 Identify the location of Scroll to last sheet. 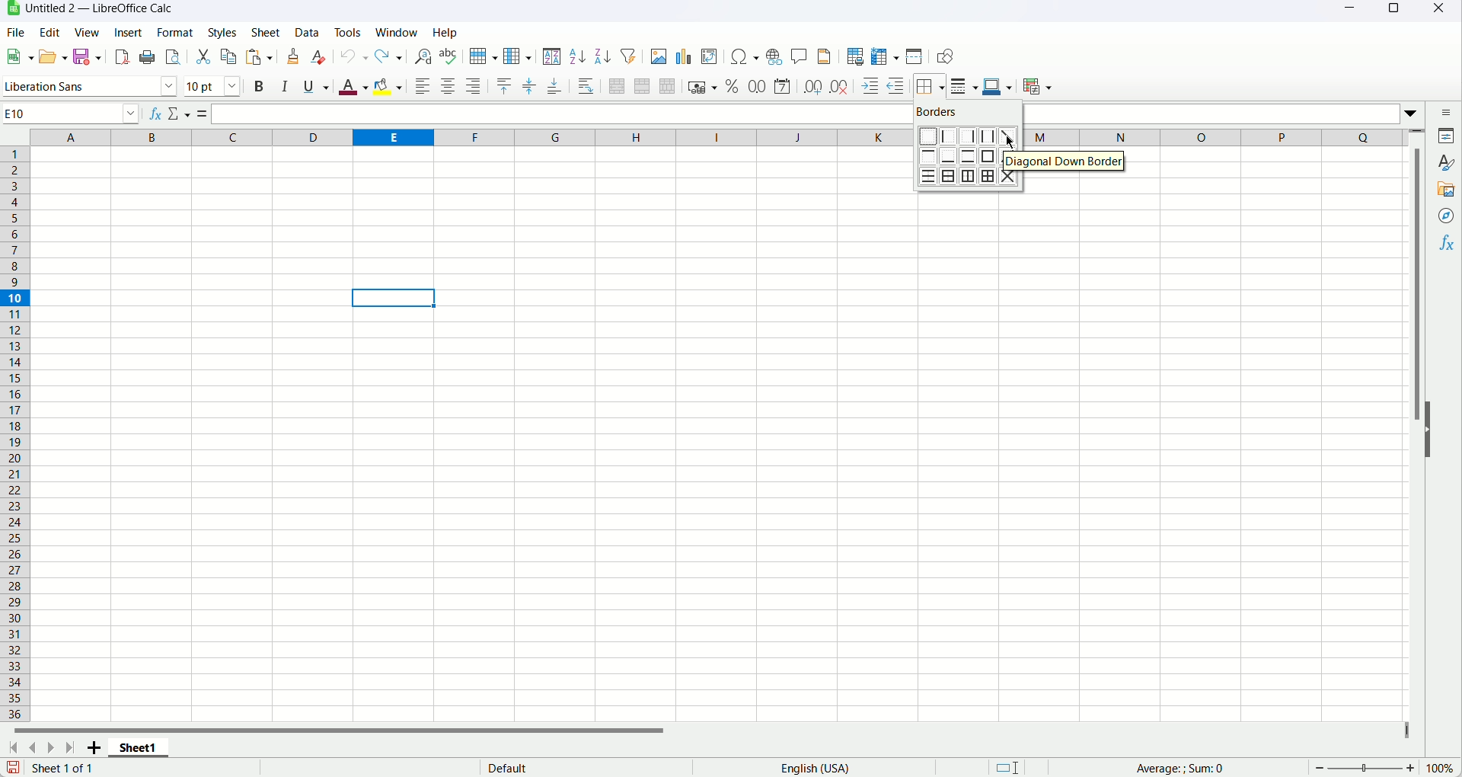
(73, 748).